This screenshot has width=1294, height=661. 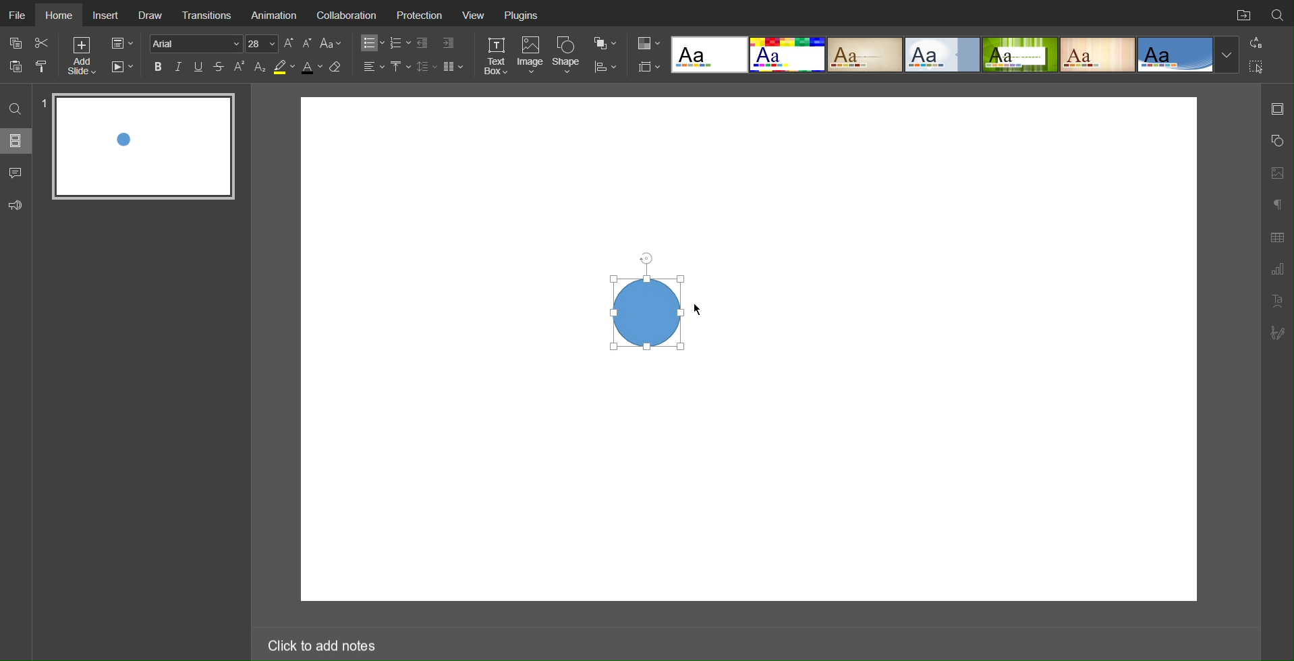 What do you see at coordinates (604, 42) in the screenshot?
I see `Arrangement` at bounding box center [604, 42].